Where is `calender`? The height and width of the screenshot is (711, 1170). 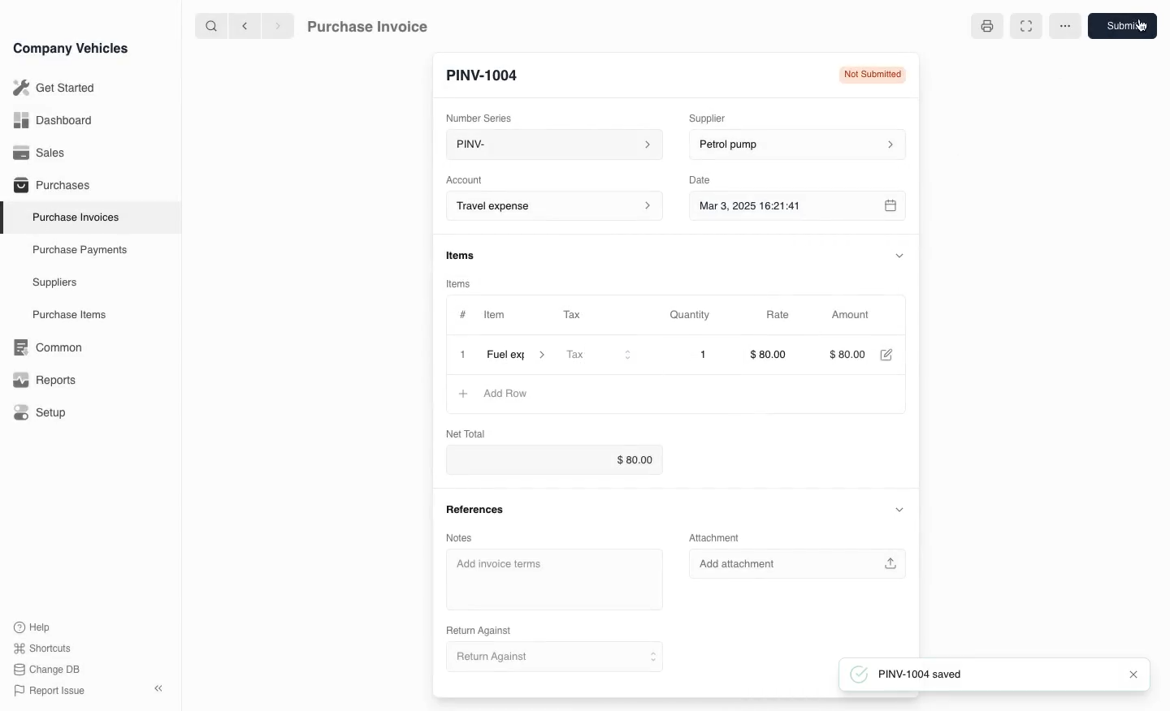 calender is located at coordinates (892, 207).